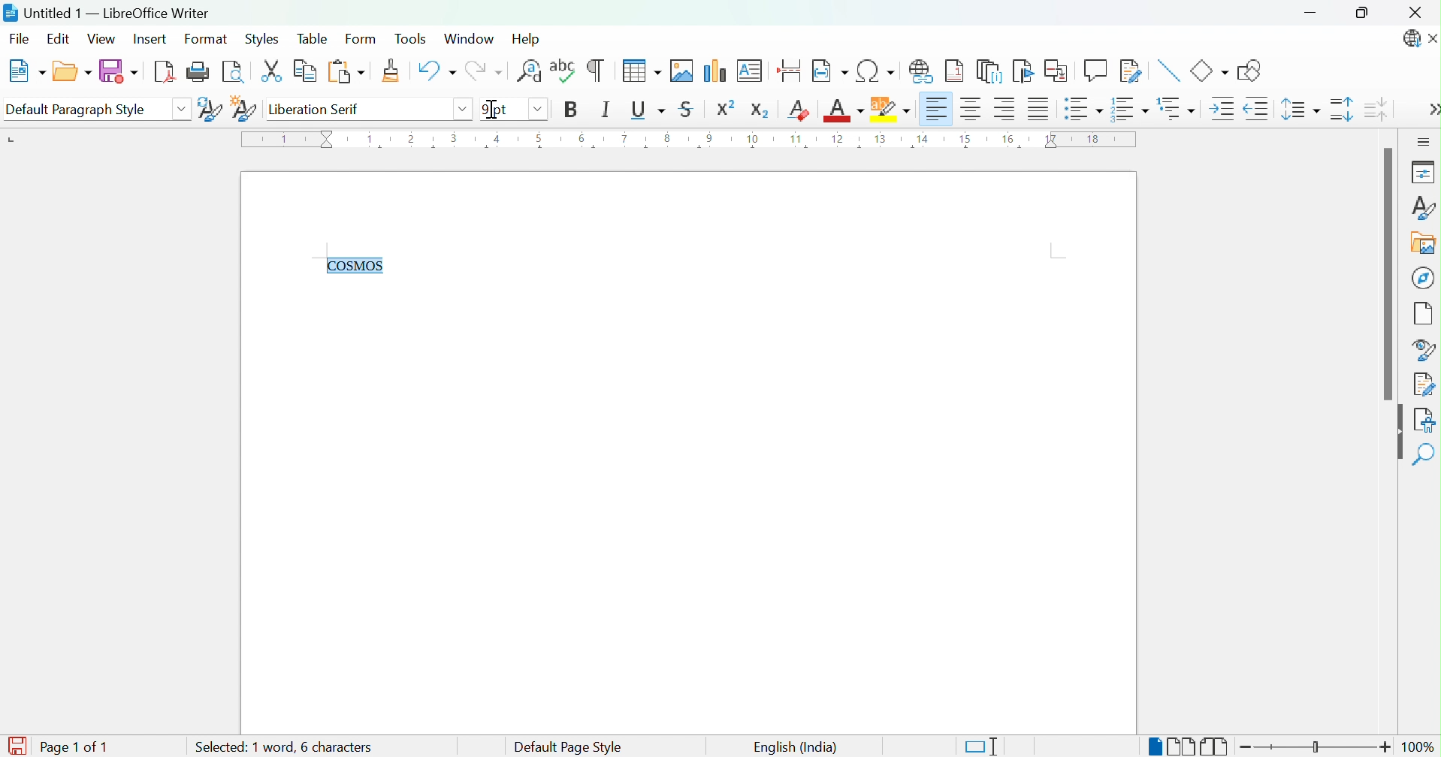 The image size is (1441, 757). What do you see at coordinates (261, 39) in the screenshot?
I see `Styles` at bounding box center [261, 39].